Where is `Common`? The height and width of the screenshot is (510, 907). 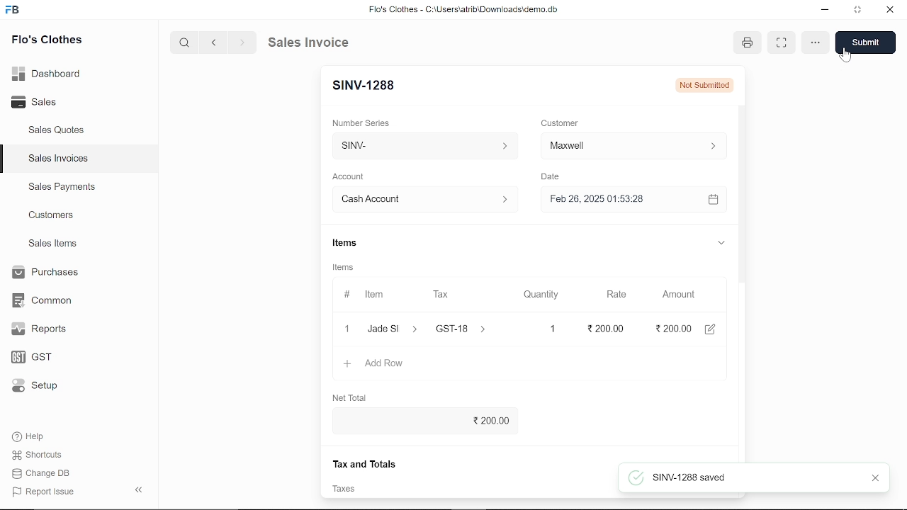
Common is located at coordinates (44, 300).